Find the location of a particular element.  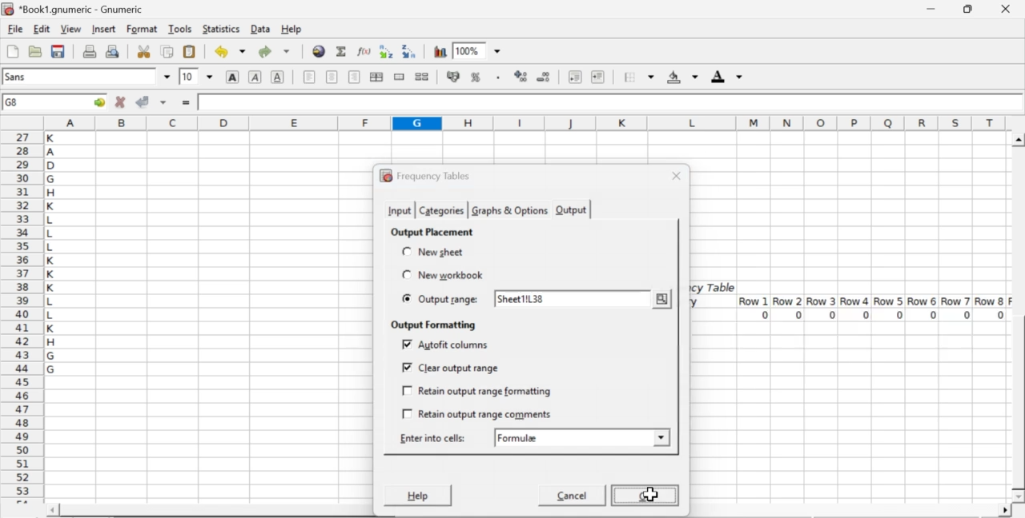

Sort the selected region in ascending order based on the first column selected is located at coordinates (388, 51).